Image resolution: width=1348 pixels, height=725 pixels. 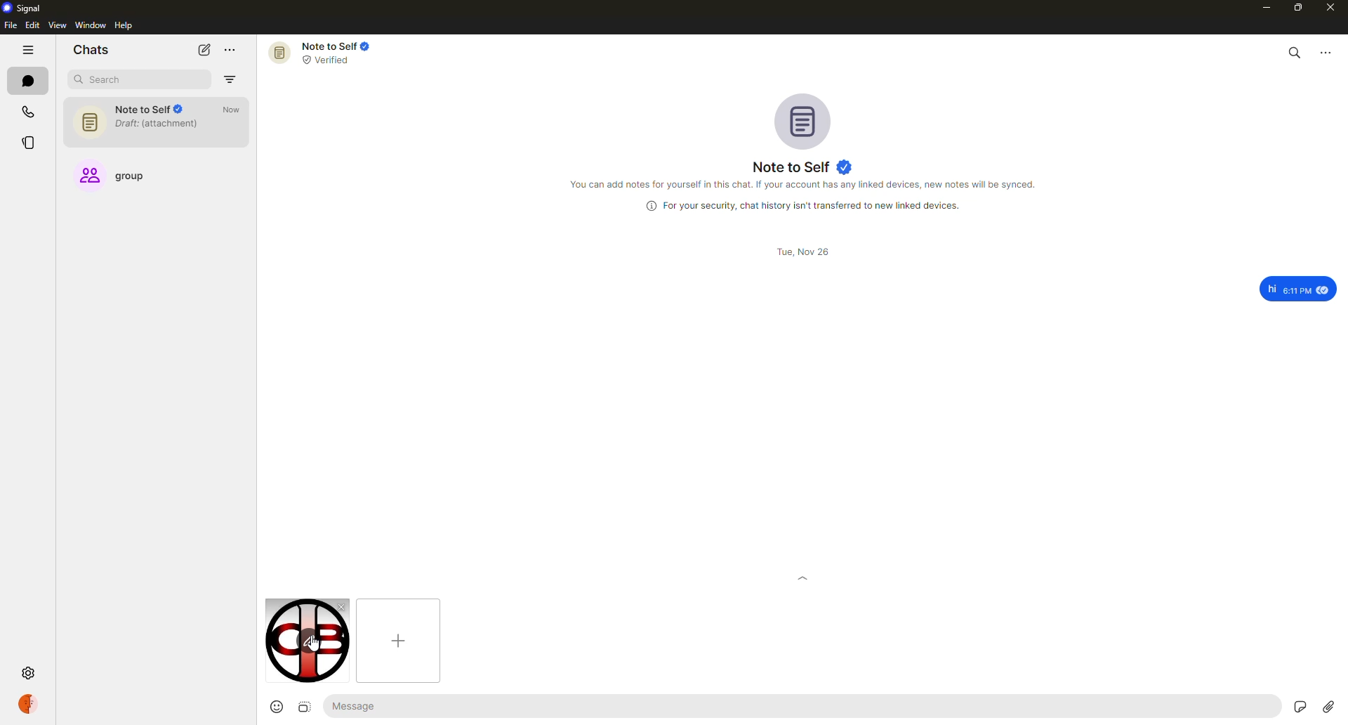 What do you see at coordinates (1264, 8) in the screenshot?
I see `minimize` at bounding box center [1264, 8].